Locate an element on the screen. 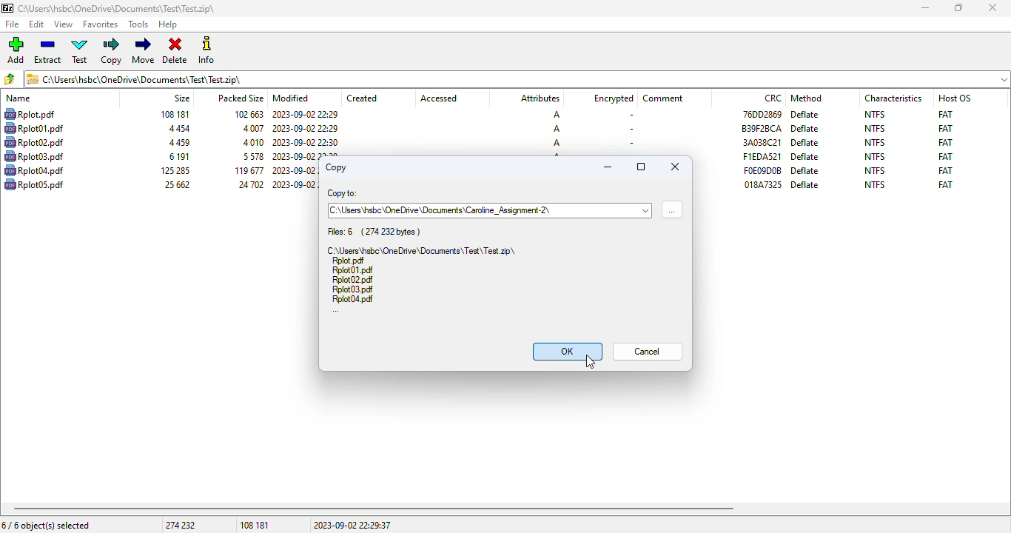  modified is located at coordinates (292, 98).